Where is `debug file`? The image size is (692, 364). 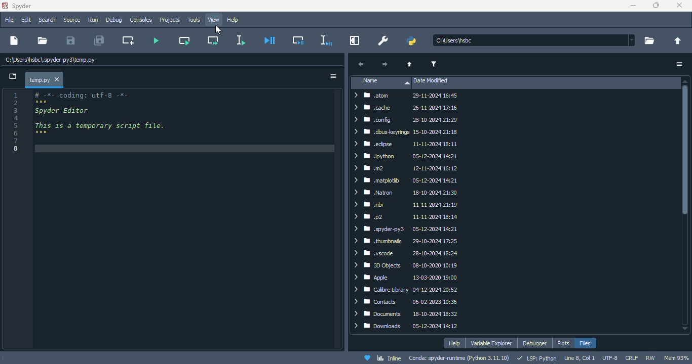 debug file is located at coordinates (270, 40).